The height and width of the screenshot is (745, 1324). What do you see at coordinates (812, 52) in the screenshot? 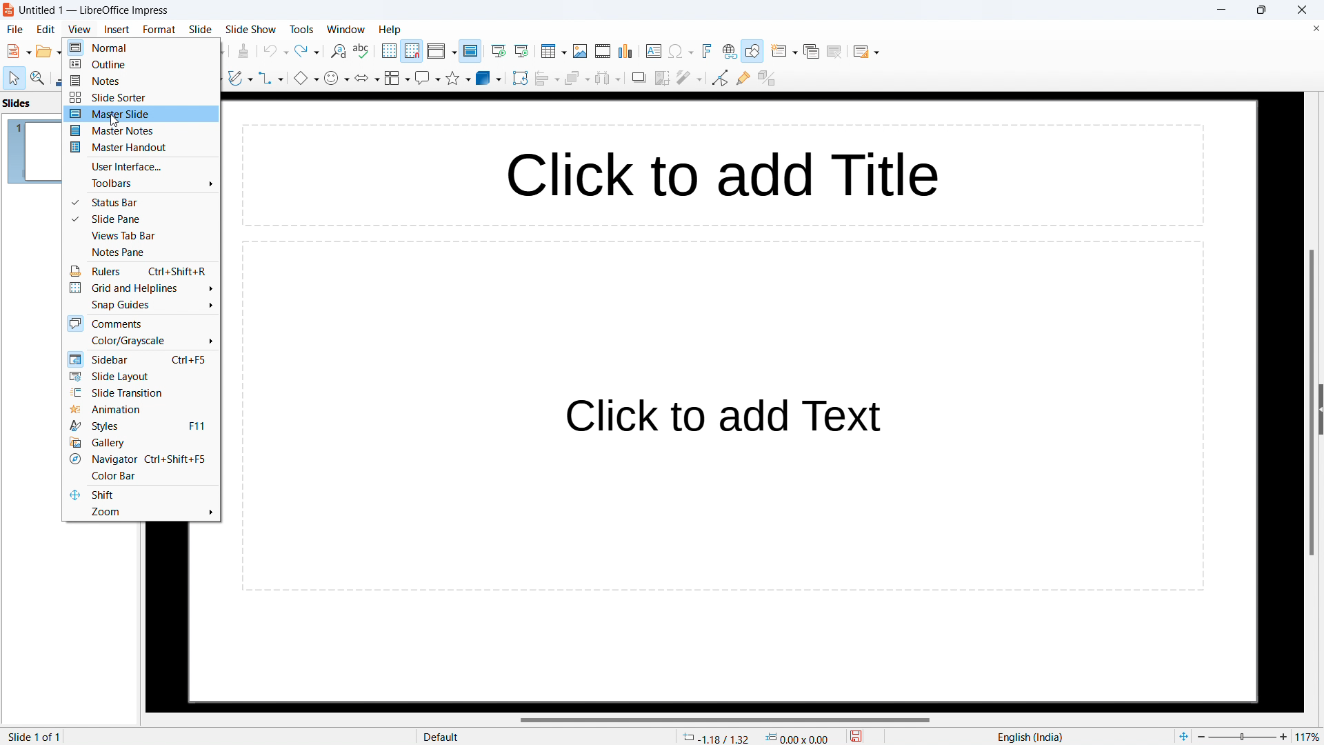
I see `duplicate slide` at bounding box center [812, 52].